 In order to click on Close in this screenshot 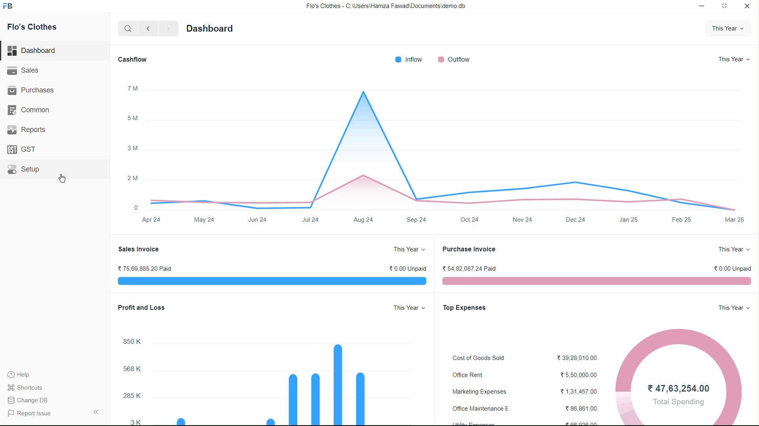, I will do `click(747, 7)`.